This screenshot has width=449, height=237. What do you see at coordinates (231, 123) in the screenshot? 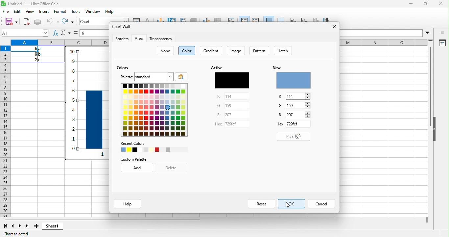
I see `729fd` at bounding box center [231, 123].